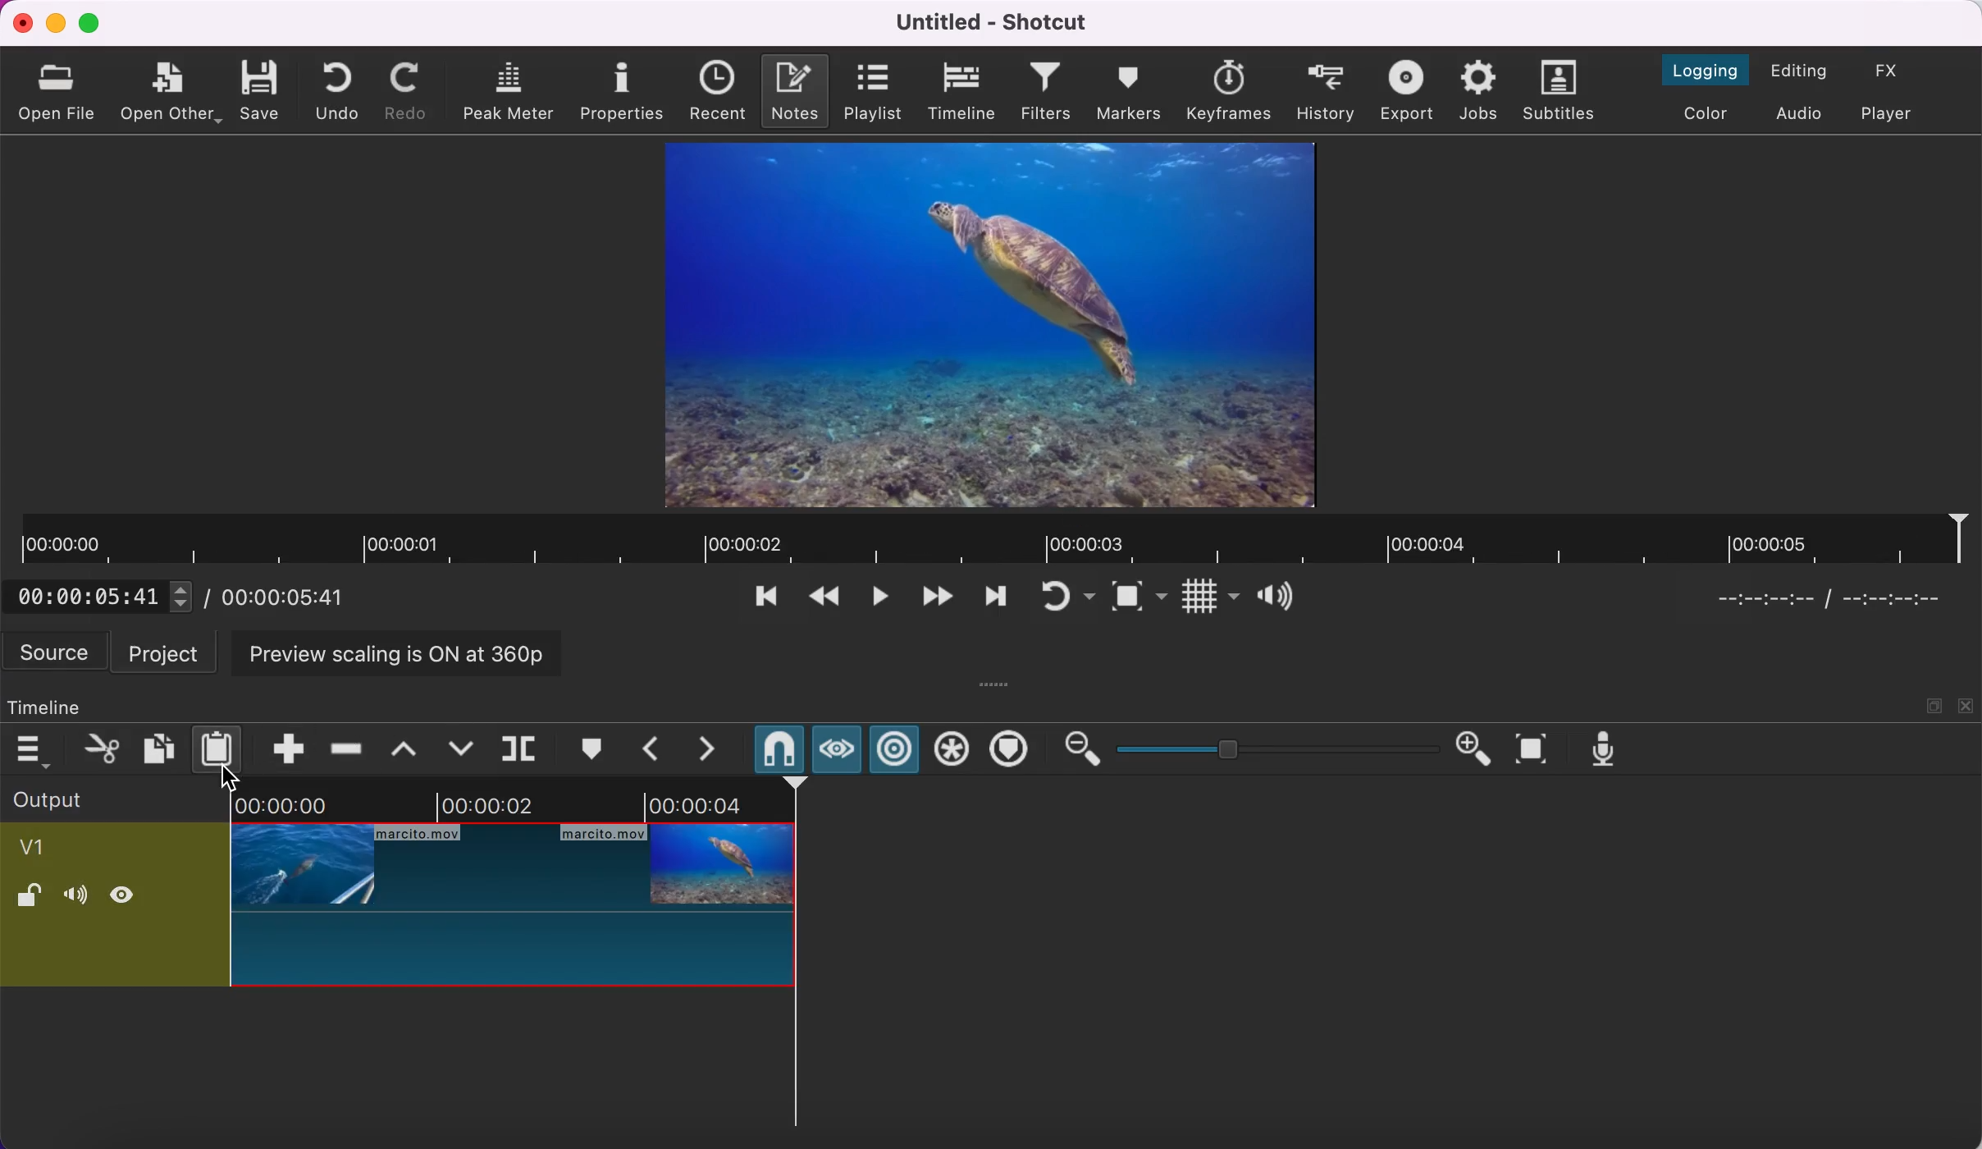 The width and height of the screenshot is (1982, 1149). Describe the element at coordinates (875, 600) in the screenshot. I see `toggle play or pause` at that location.